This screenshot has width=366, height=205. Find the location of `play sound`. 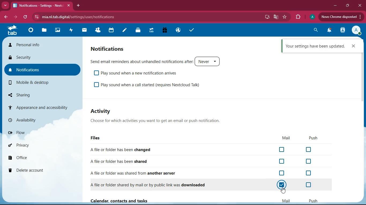

play sound is located at coordinates (137, 73).